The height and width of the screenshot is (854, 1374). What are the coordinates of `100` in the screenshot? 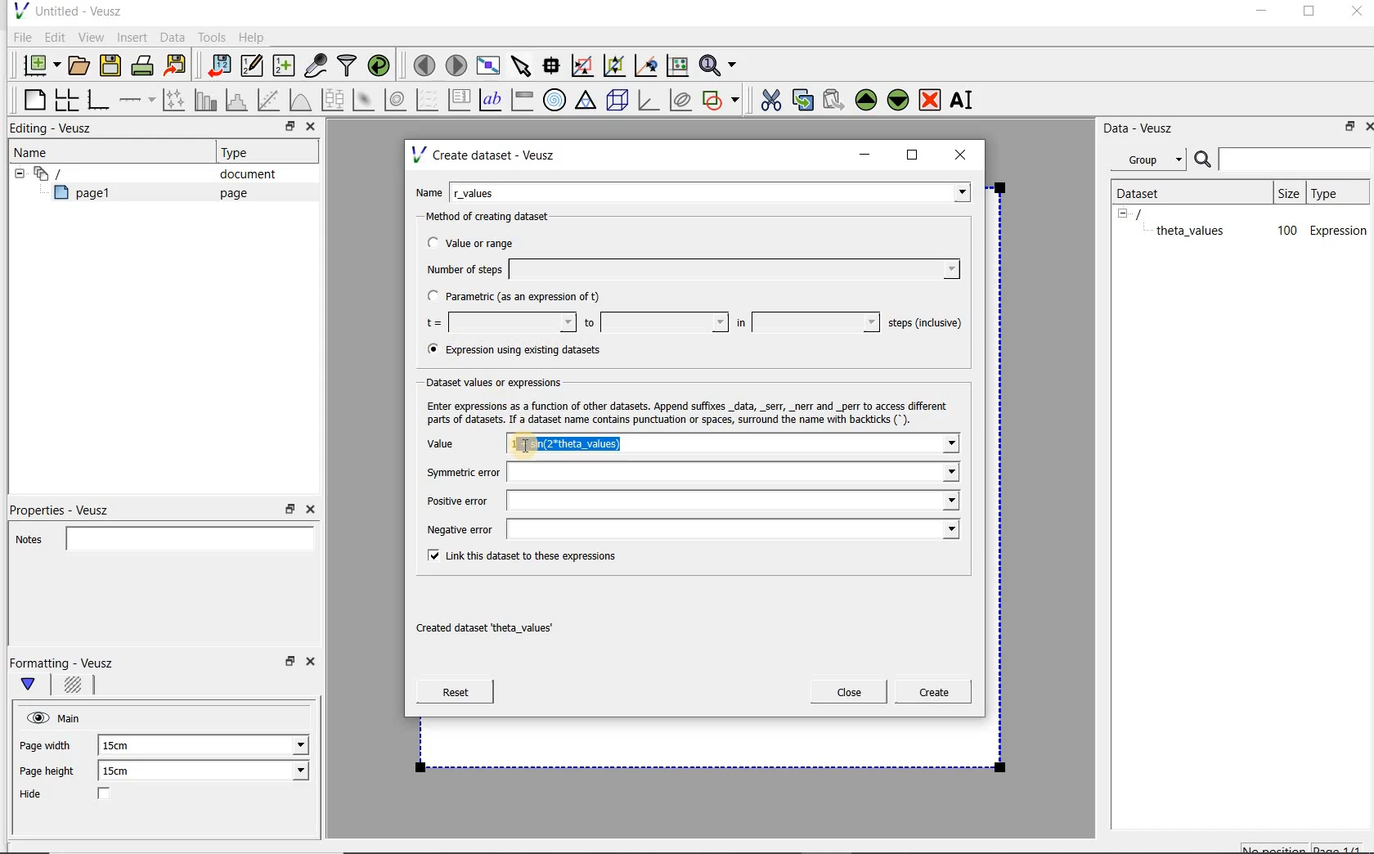 It's located at (1286, 231).